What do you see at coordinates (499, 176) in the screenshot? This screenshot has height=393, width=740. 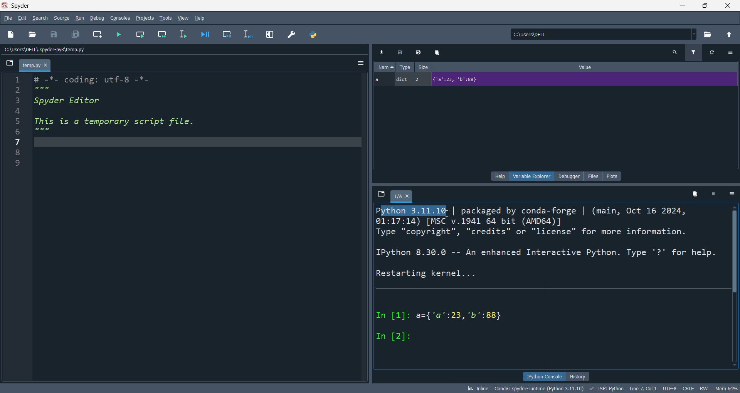 I see `help` at bounding box center [499, 176].